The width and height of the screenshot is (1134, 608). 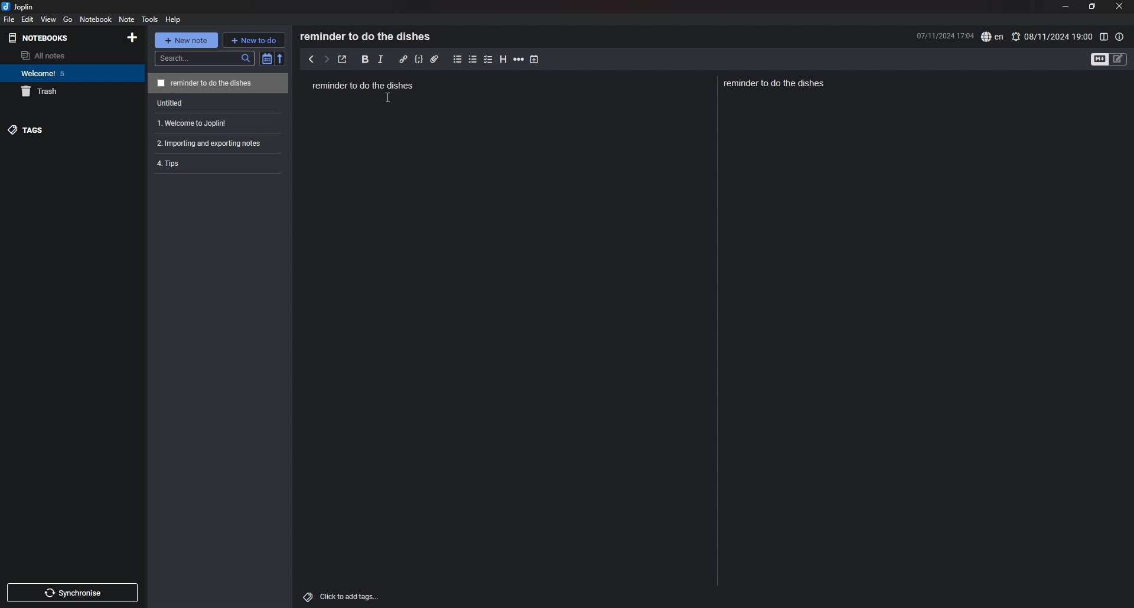 I want to click on notebook, so click(x=96, y=19).